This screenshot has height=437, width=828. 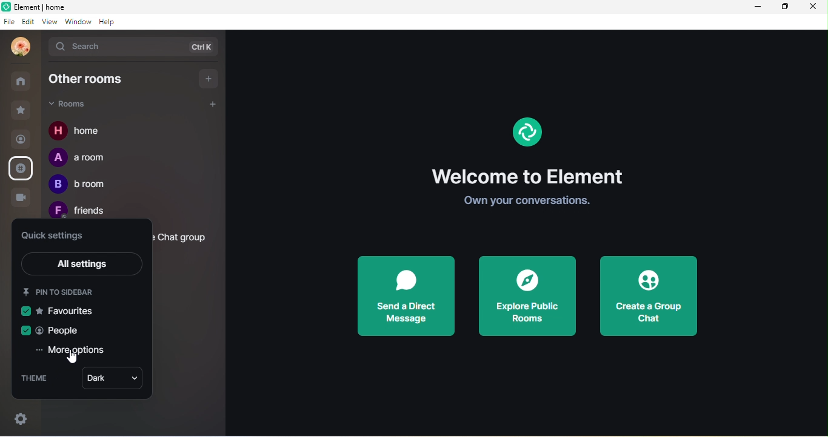 What do you see at coordinates (21, 197) in the screenshot?
I see `video call` at bounding box center [21, 197].